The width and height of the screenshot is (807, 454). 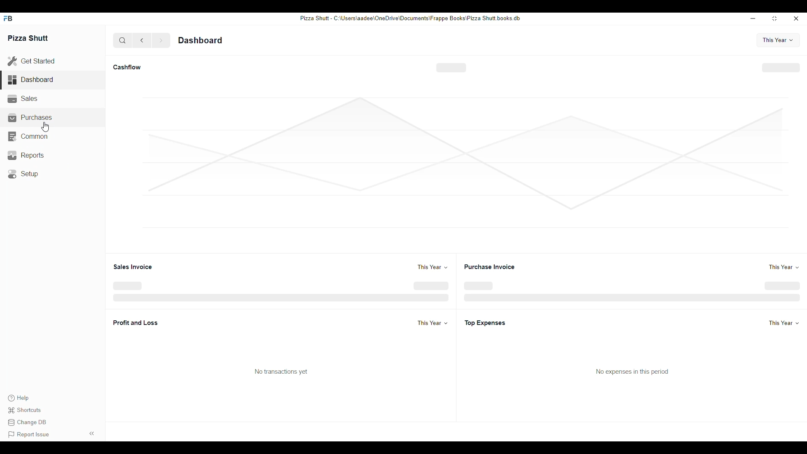 What do you see at coordinates (122, 40) in the screenshot?
I see `search` at bounding box center [122, 40].